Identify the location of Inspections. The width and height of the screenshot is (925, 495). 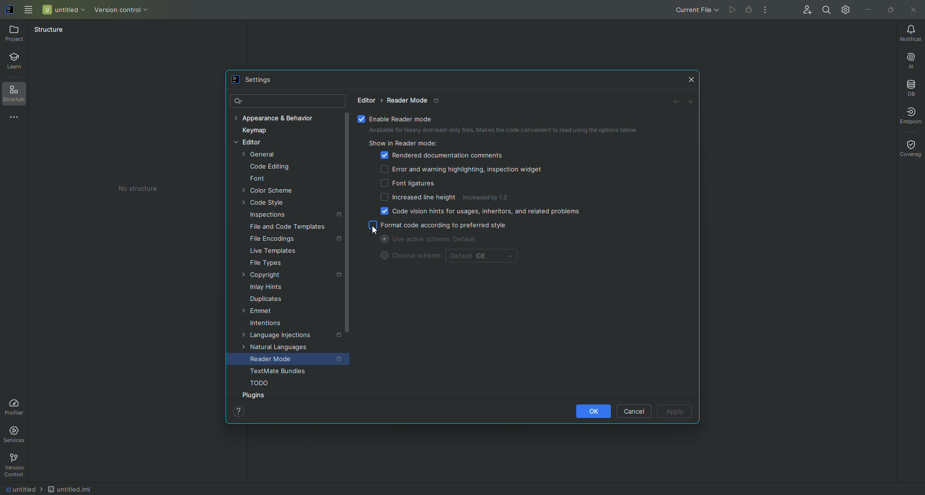
(292, 215).